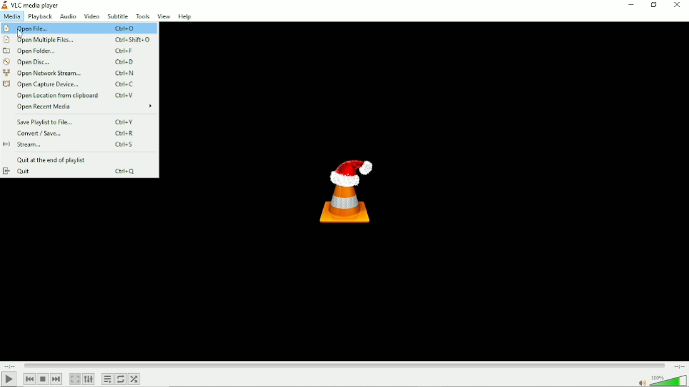 This screenshot has width=689, height=387. Describe the element at coordinates (134, 380) in the screenshot. I see `Random` at that location.